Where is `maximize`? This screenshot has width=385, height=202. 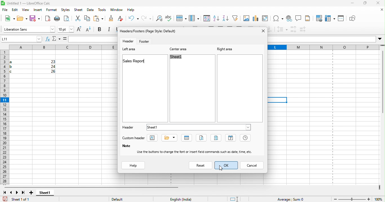 maximize is located at coordinates (365, 4).